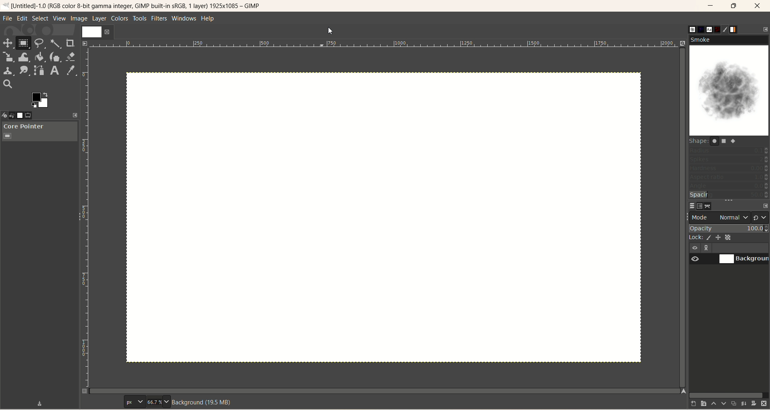  What do you see at coordinates (59, 18) in the screenshot?
I see `view` at bounding box center [59, 18].